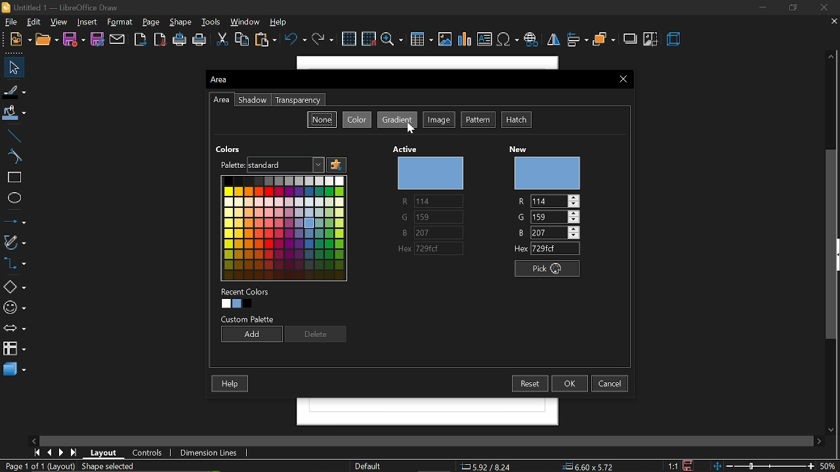  Describe the element at coordinates (671, 465) in the screenshot. I see `scaling factor (1:1)` at that location.